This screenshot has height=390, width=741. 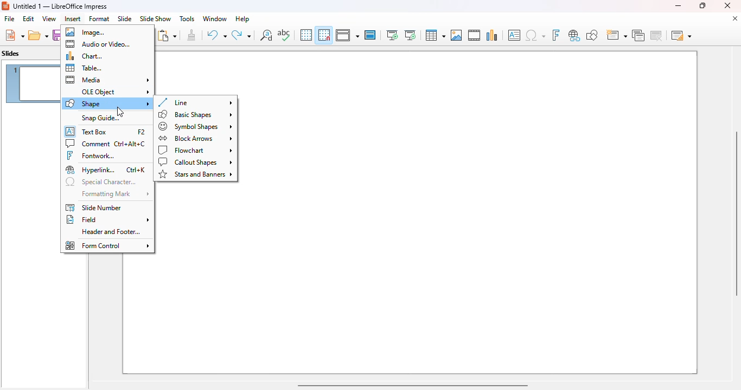 I want to click on chart, so click(x=84, y=56).